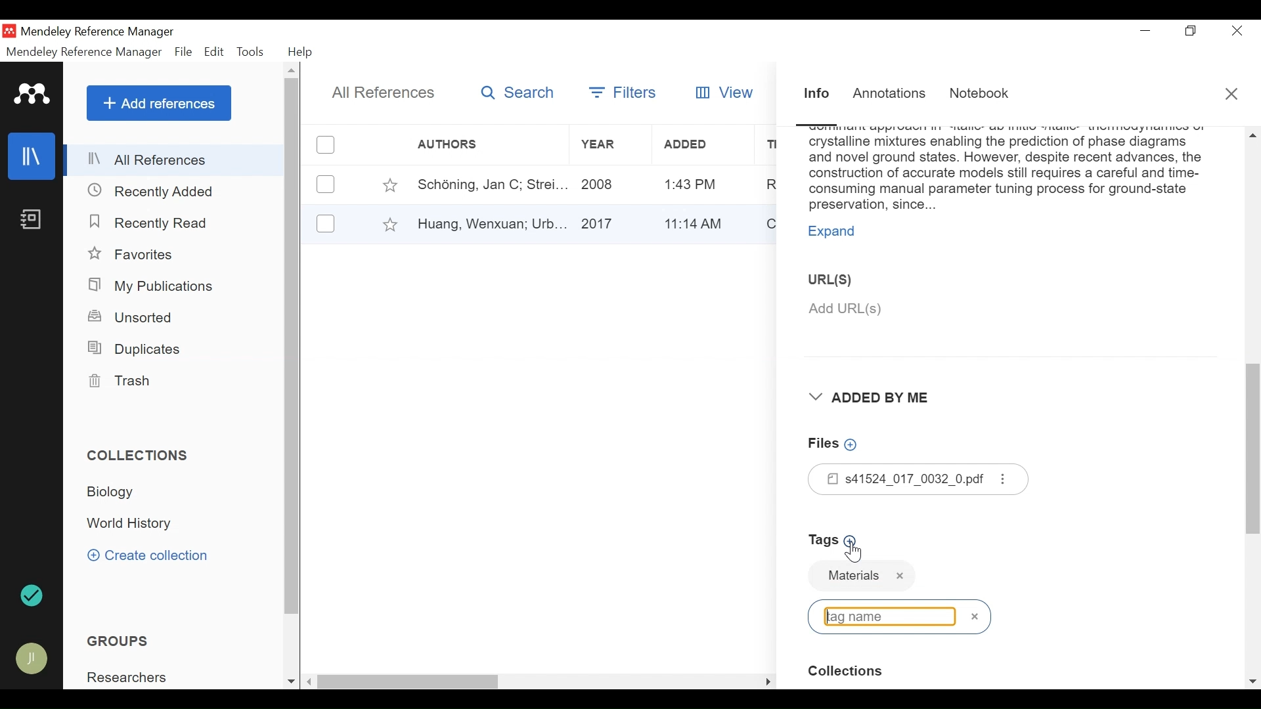 This screenshot has width=1261, height=709. I want to click on Vertical Scroll bar, so click(1253, 458).